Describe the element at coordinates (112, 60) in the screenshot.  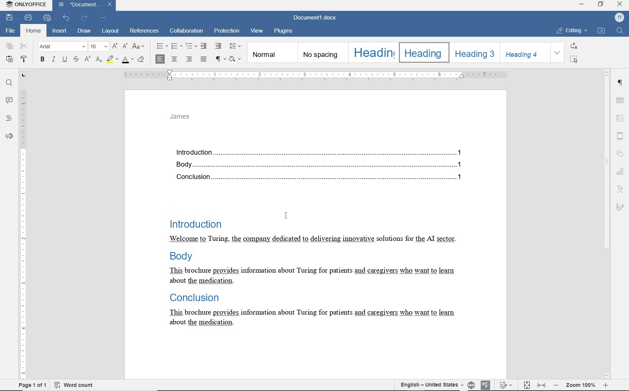
I see `highlight color` at that location.